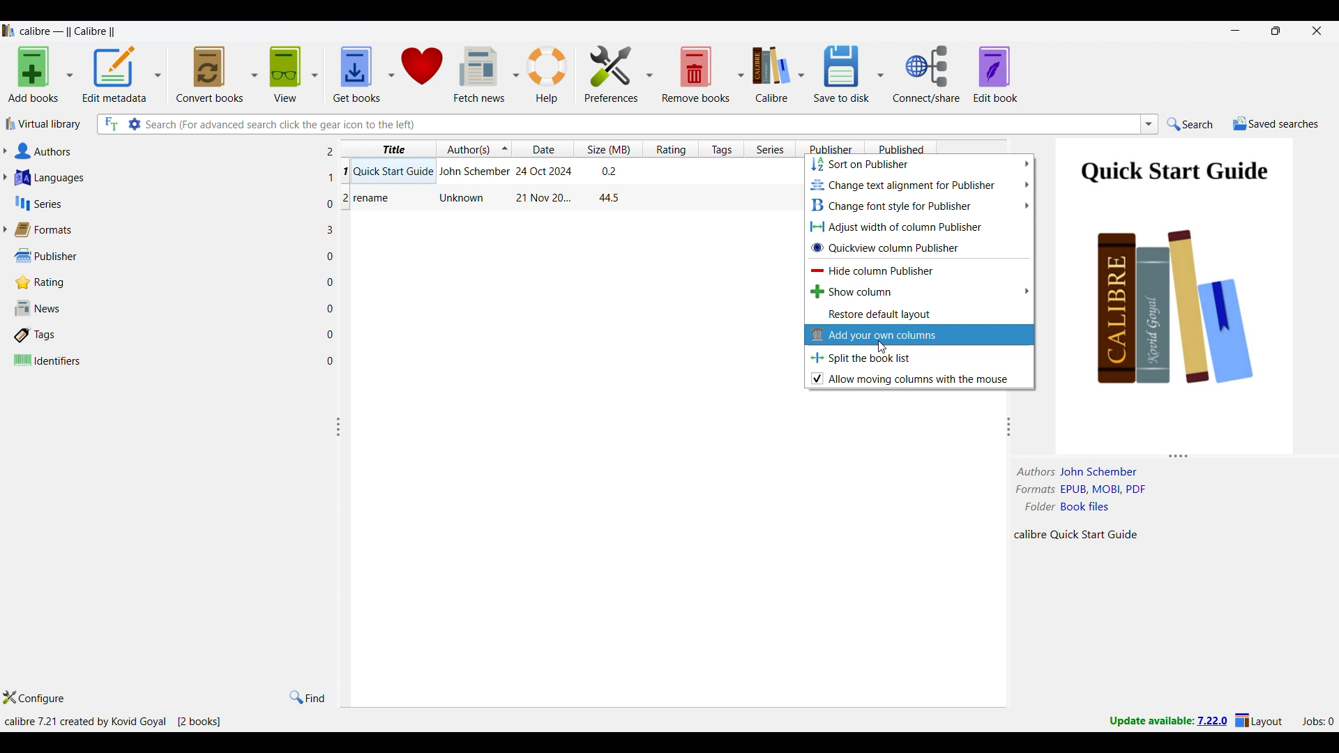  Describe the element at coordinates (1236, 31) in the screenshot. I see `Minimize` at that location.